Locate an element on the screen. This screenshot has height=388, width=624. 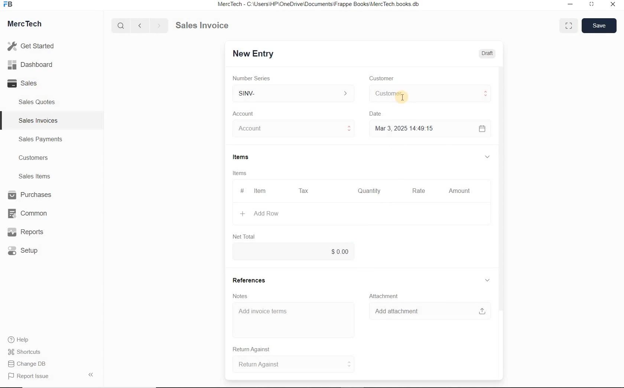
Help is located at coordinates (22, 340).